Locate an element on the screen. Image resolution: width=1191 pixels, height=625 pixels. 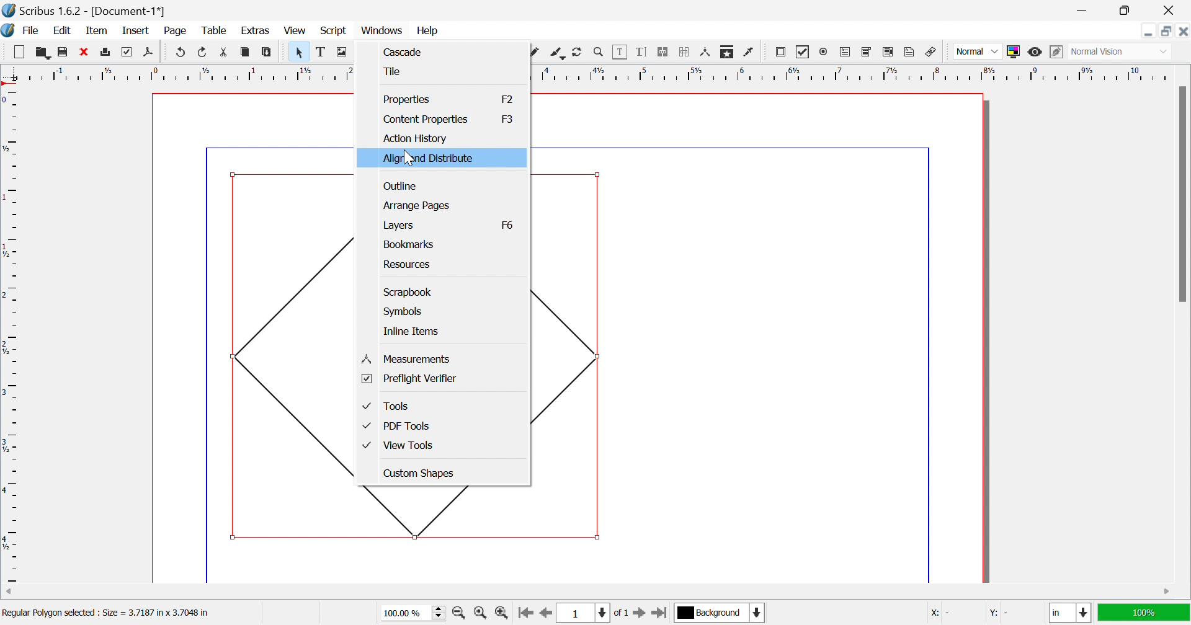
View is located at coordinates (295, 30).